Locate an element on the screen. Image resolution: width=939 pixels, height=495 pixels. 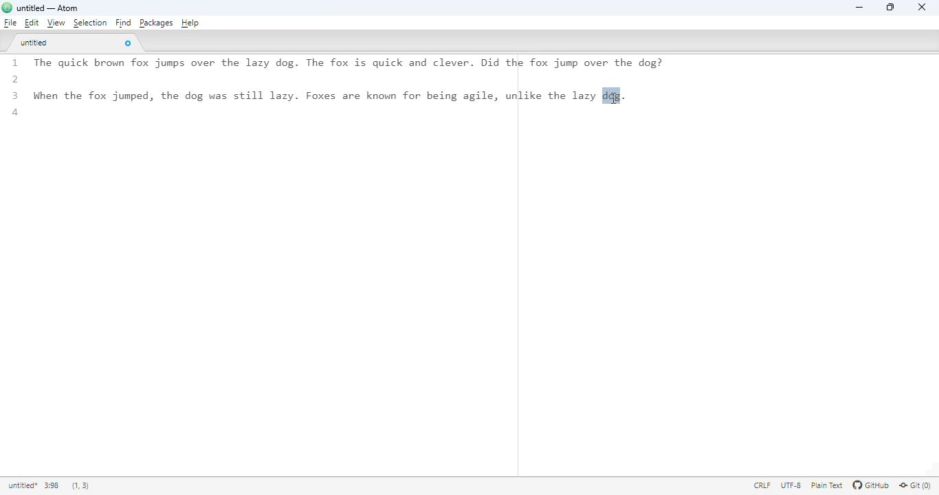
close tab is located at coordinates (129, 44).